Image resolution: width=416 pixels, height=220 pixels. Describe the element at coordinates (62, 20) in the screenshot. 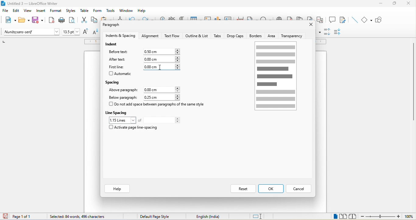

I see `print` at that location.